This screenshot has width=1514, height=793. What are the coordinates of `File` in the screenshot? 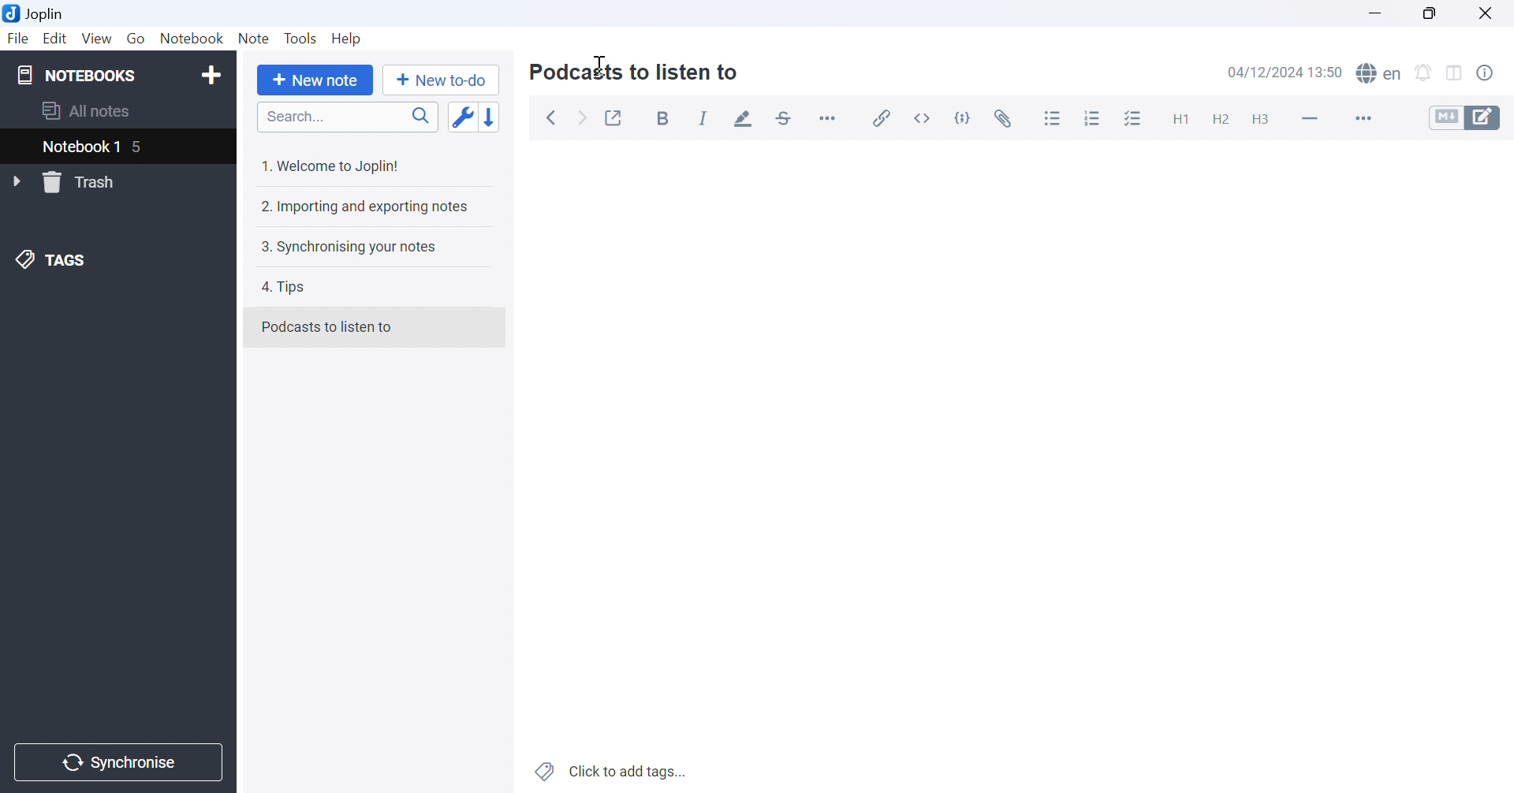 It's located at (18, 40).